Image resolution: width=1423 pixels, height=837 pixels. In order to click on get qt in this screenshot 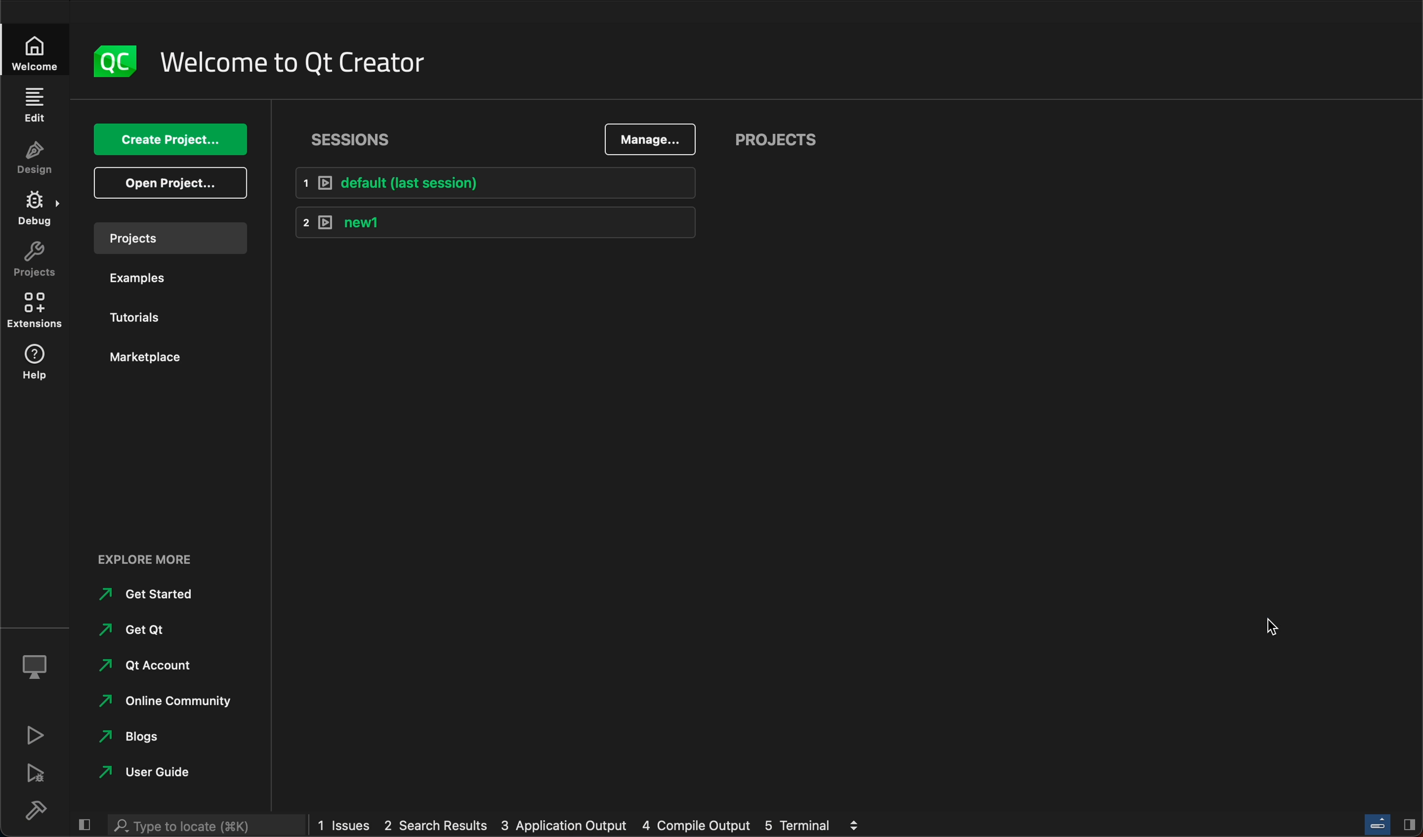, I will do `click(168, 627)`.